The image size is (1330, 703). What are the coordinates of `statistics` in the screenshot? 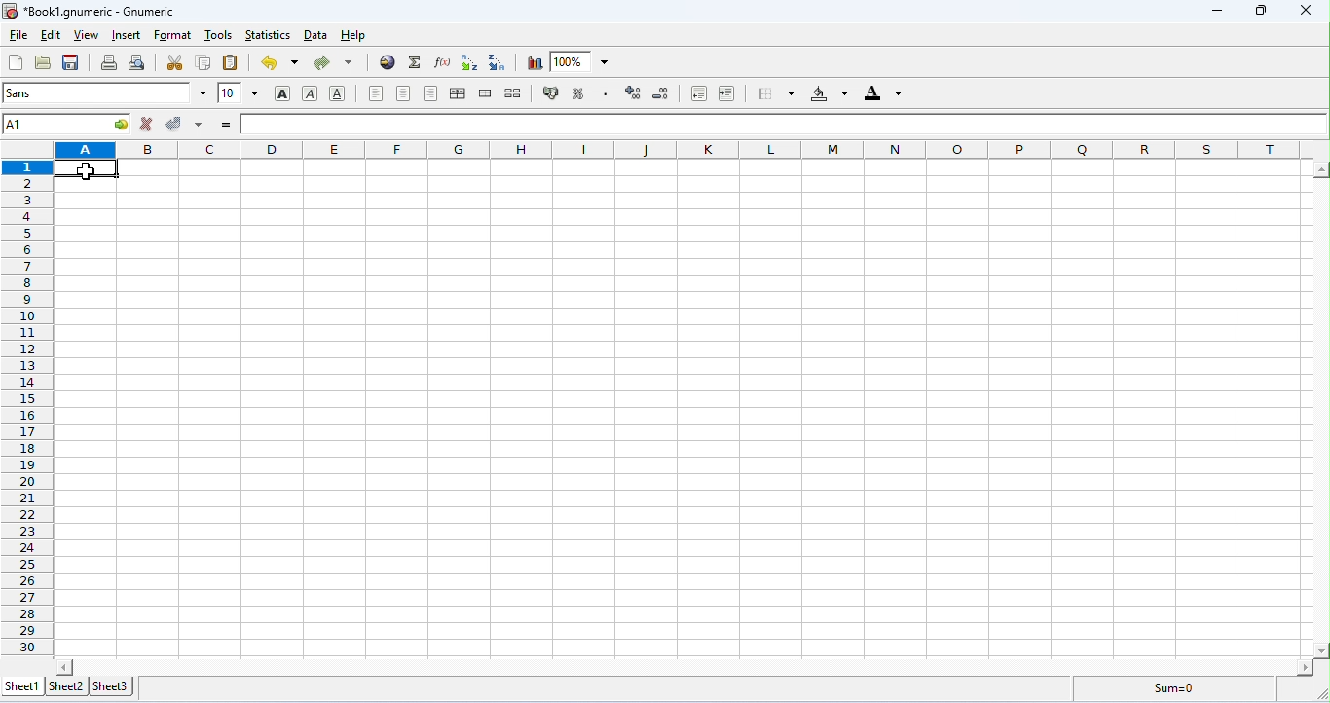 It's located at (267, 34).